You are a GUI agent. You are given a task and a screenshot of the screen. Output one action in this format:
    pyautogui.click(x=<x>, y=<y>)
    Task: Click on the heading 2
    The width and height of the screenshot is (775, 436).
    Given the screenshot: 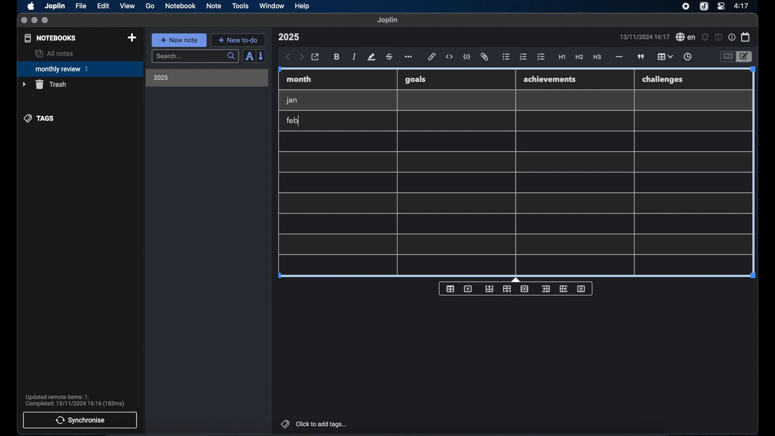 What is the action you would take?
    pyautogui.click(x=580, y=57)
    